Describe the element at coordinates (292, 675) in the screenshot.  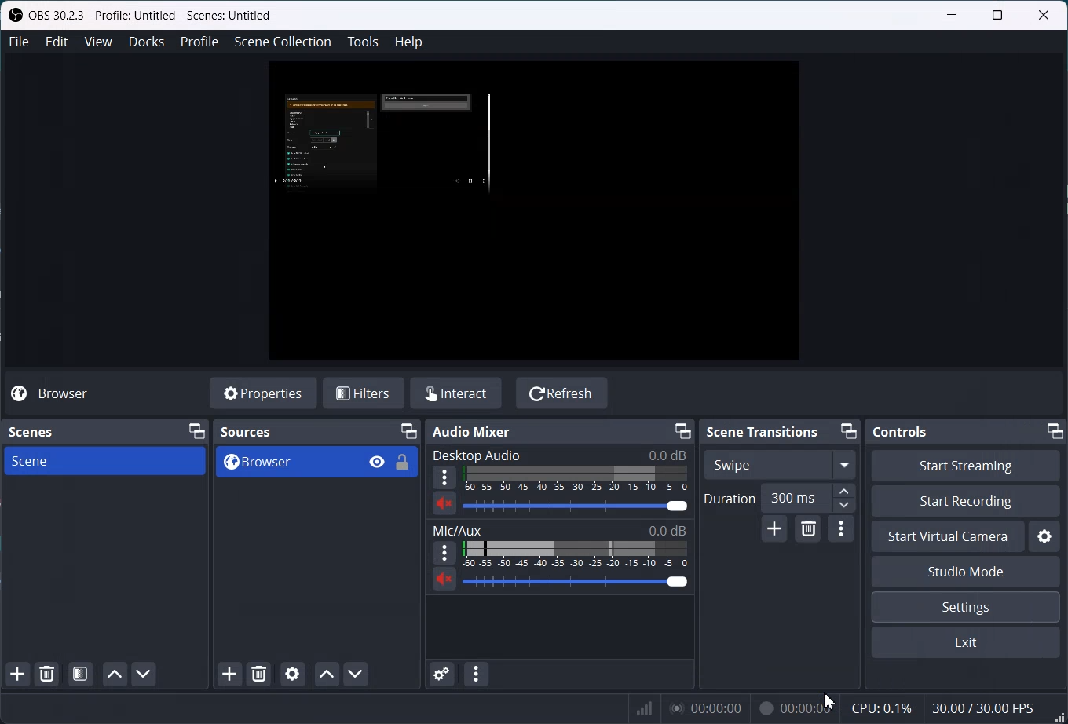
I see `Open source Properties` at that location.